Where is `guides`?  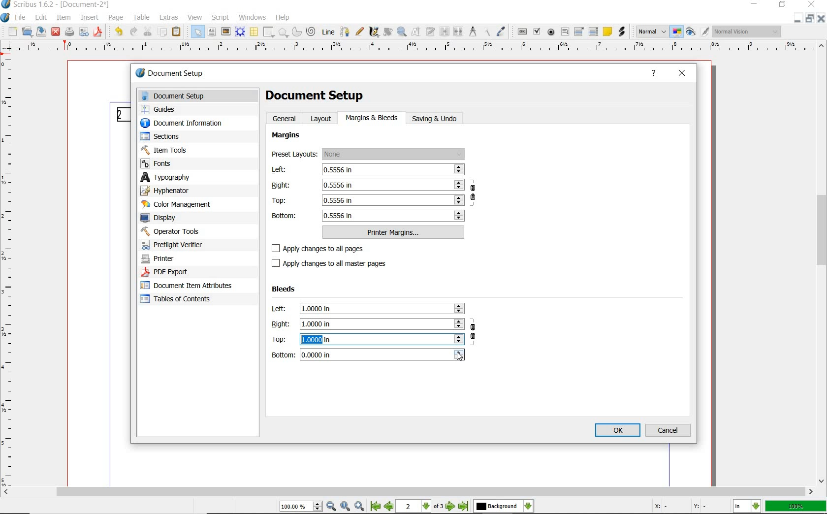
guides is located at coordinates (162, 110).